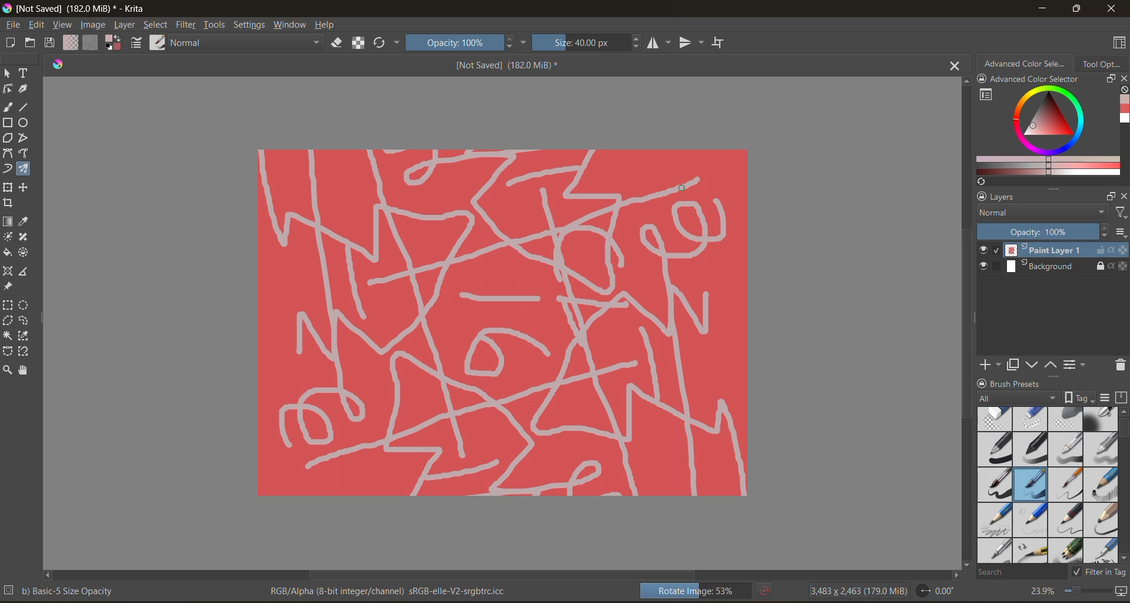  Describe the element at coordinates (125, 26) in the screenshot. I see `layer` at that location.